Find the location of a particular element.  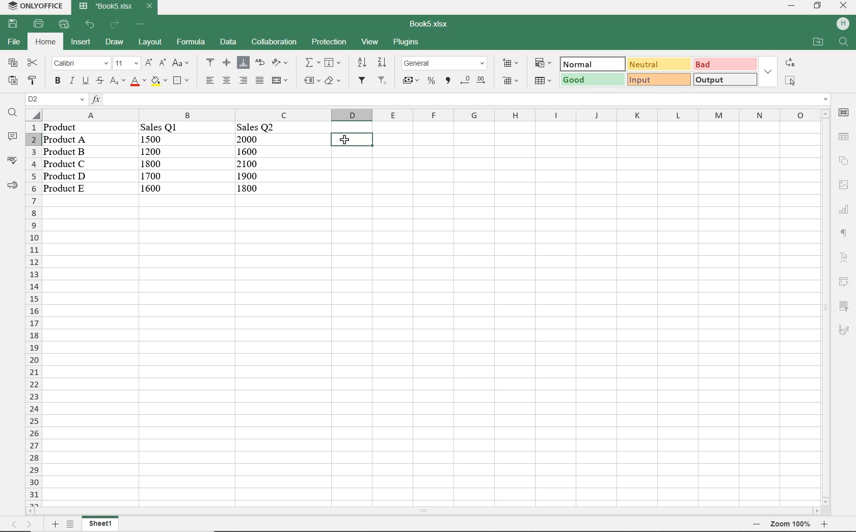

customize quick access toolbar is located at coordinates (139, 24).